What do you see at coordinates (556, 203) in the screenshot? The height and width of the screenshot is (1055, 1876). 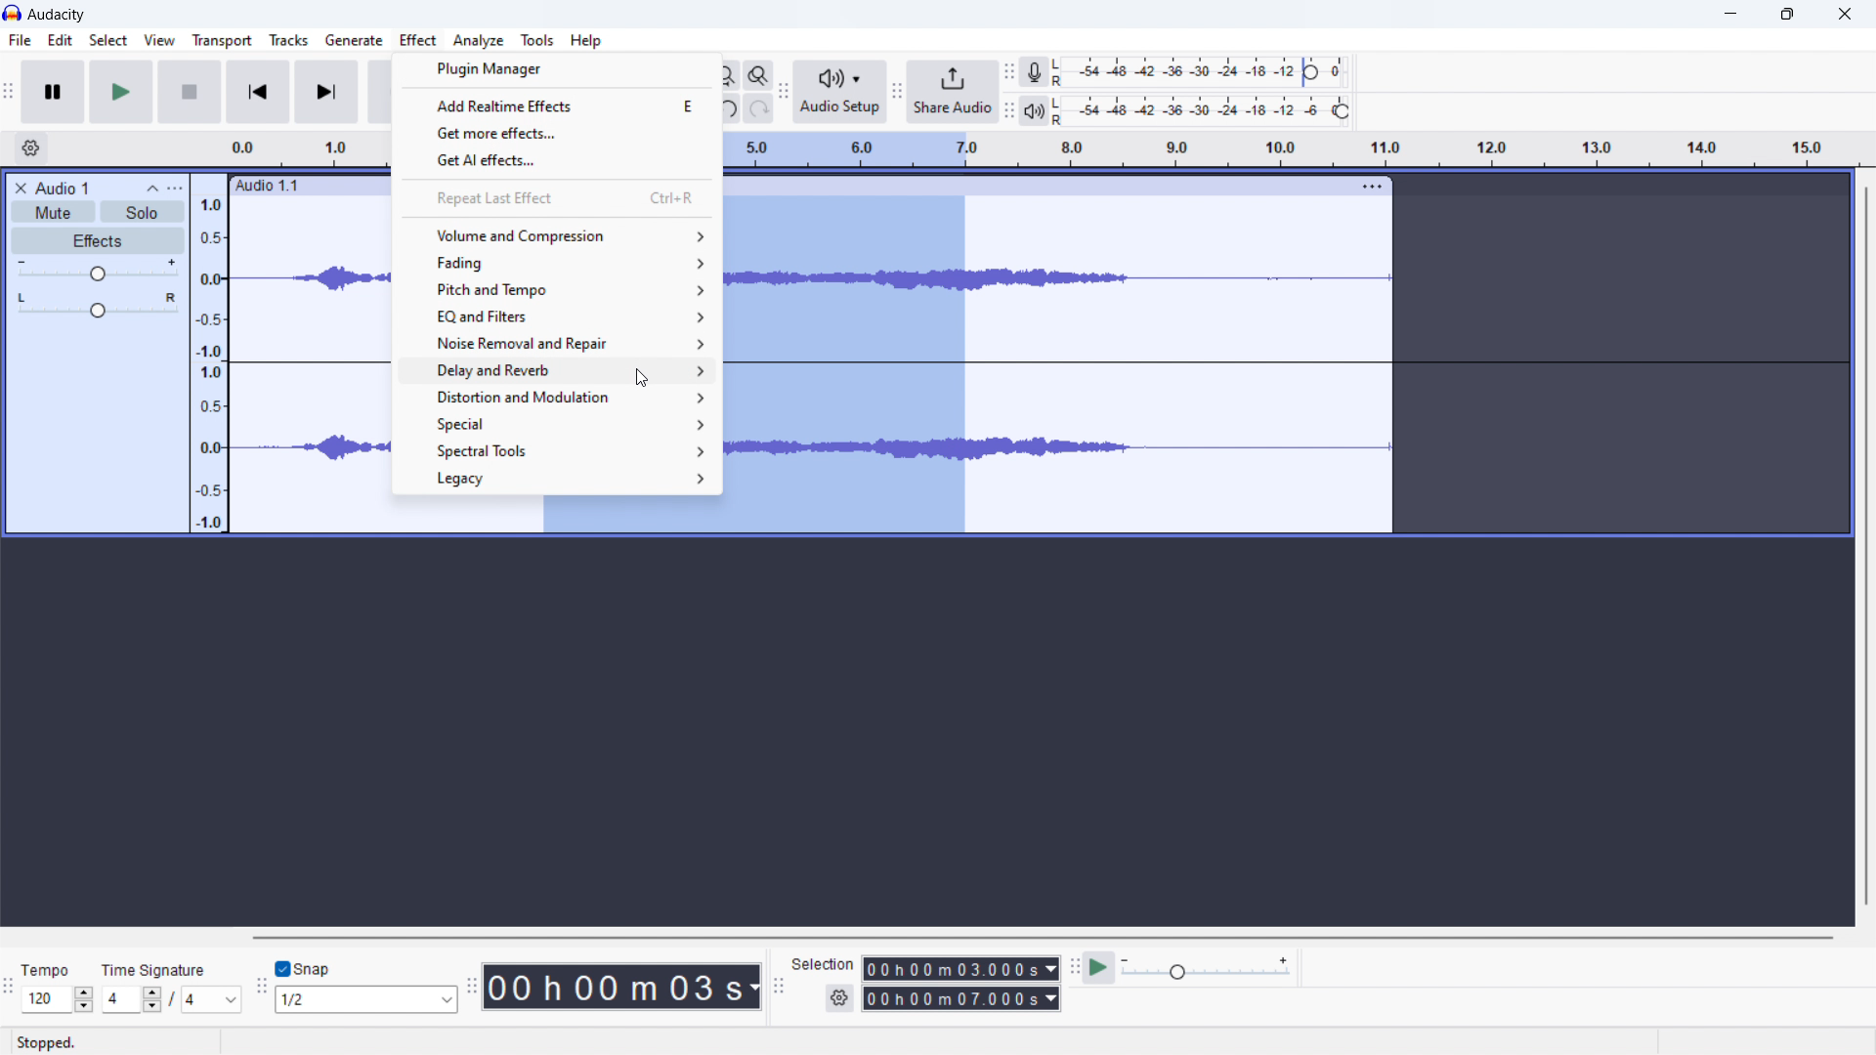 I see `repeat last effect  ctrl+R` at bounding box center [556, 203].